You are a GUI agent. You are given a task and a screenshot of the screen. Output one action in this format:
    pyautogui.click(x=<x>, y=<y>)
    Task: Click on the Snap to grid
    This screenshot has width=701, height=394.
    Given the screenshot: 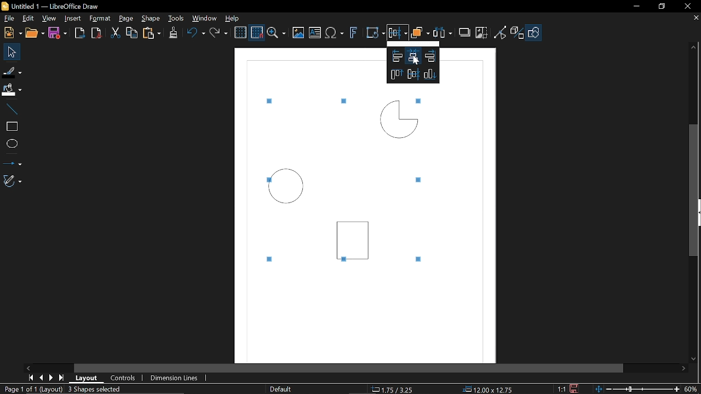 What is the action you would take?
    pyautogui.click(x=257, y=32)
    